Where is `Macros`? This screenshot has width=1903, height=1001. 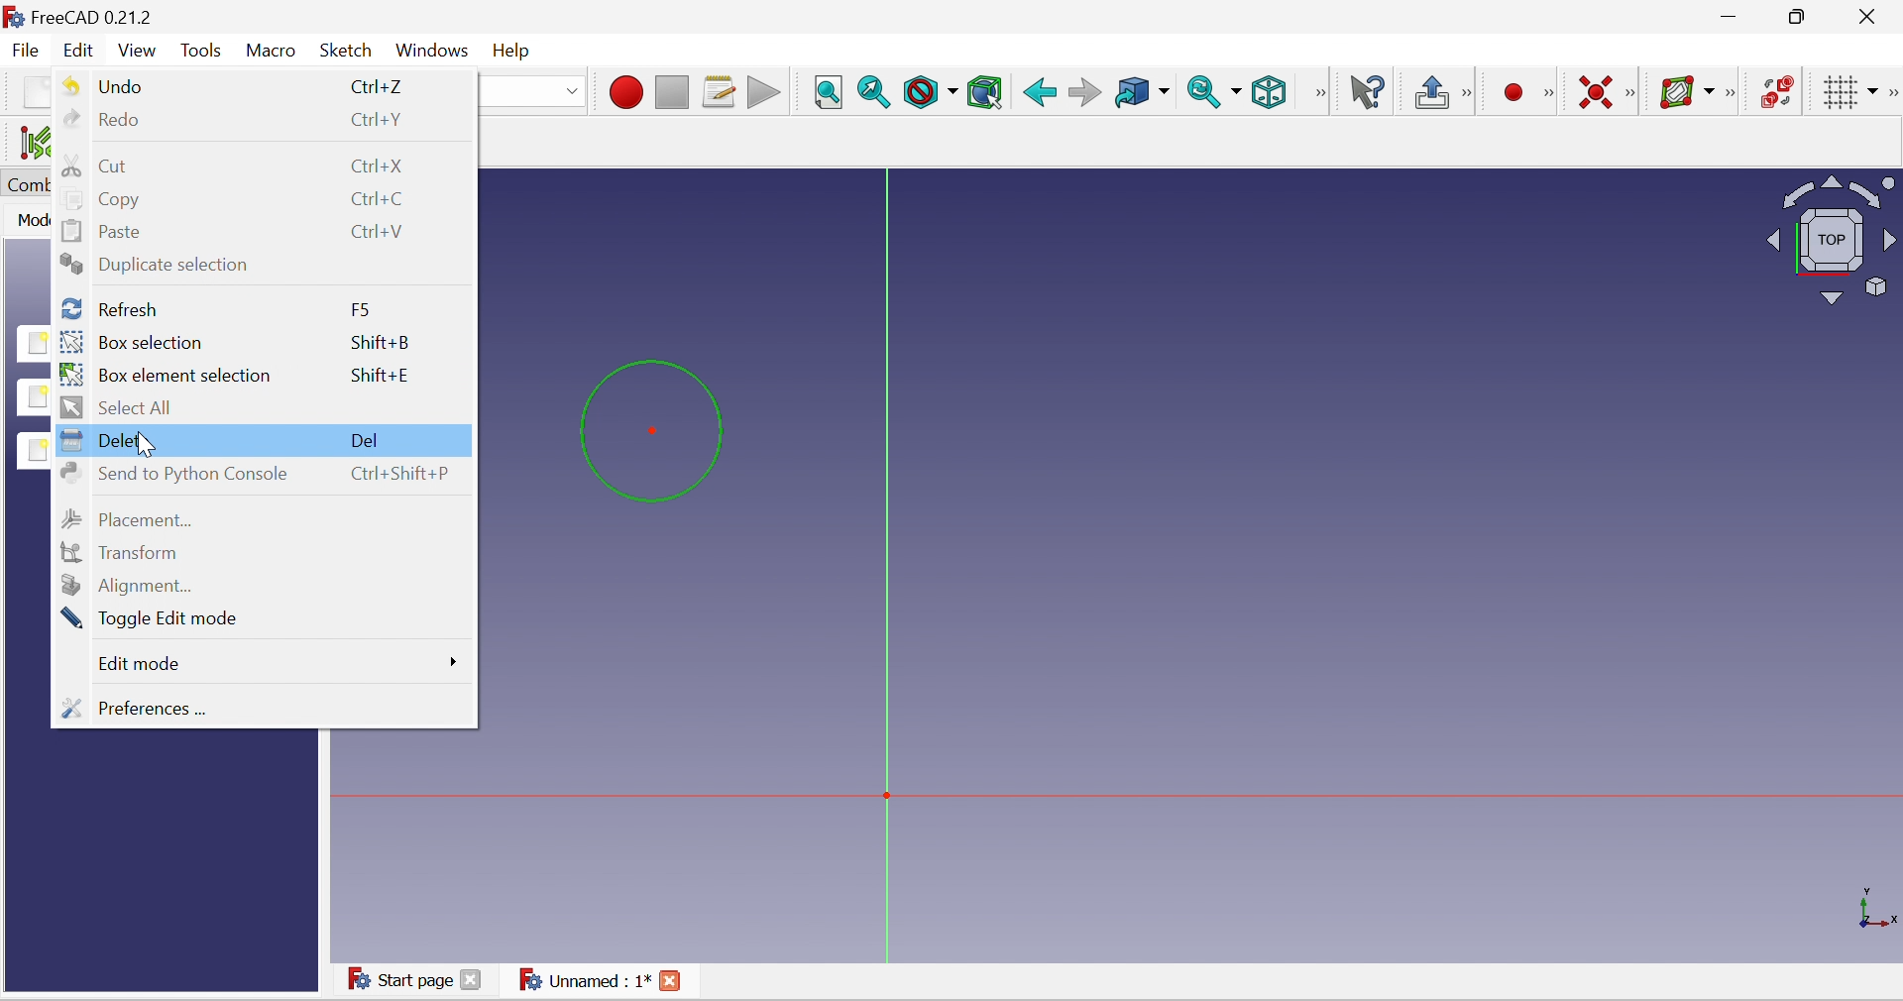
Macros is located at coordinates (720, 92).